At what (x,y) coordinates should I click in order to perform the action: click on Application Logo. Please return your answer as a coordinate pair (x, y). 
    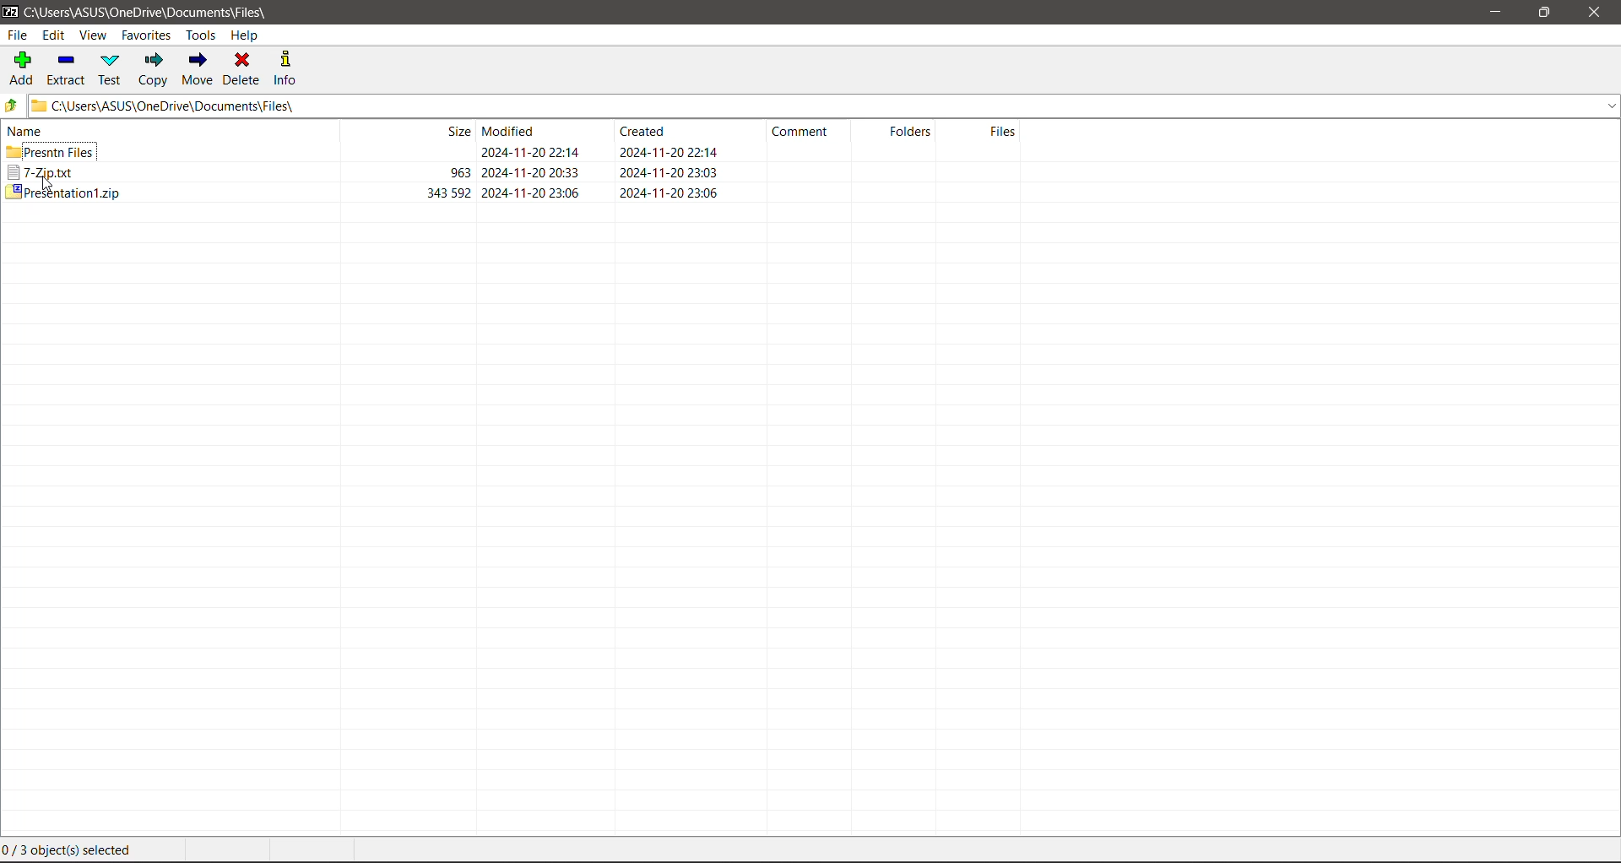
    Looking at the image, I should click on (10, 12).